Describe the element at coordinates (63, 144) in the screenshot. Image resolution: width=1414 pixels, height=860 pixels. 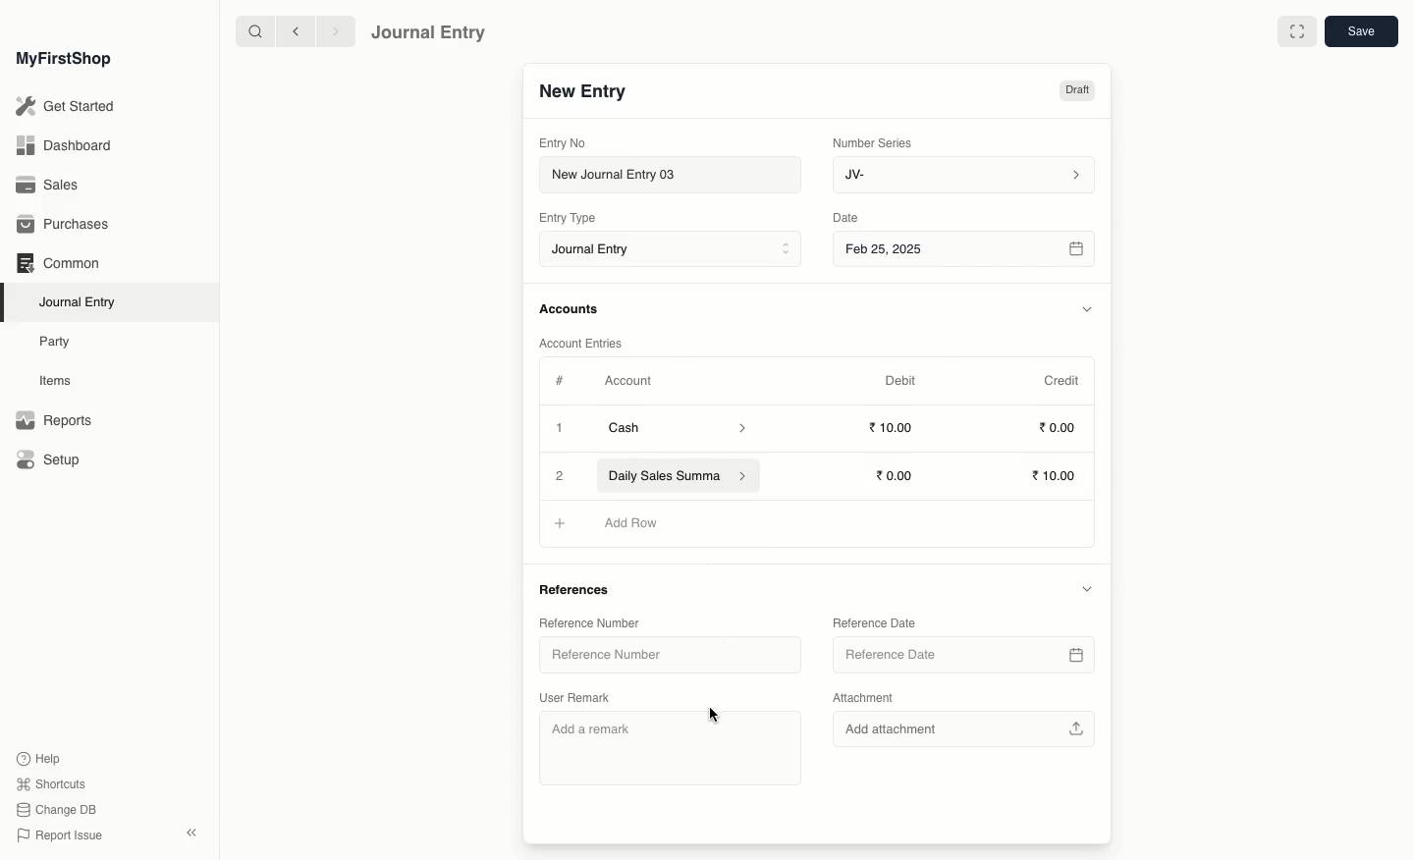
I see `Dashboard` at that location.